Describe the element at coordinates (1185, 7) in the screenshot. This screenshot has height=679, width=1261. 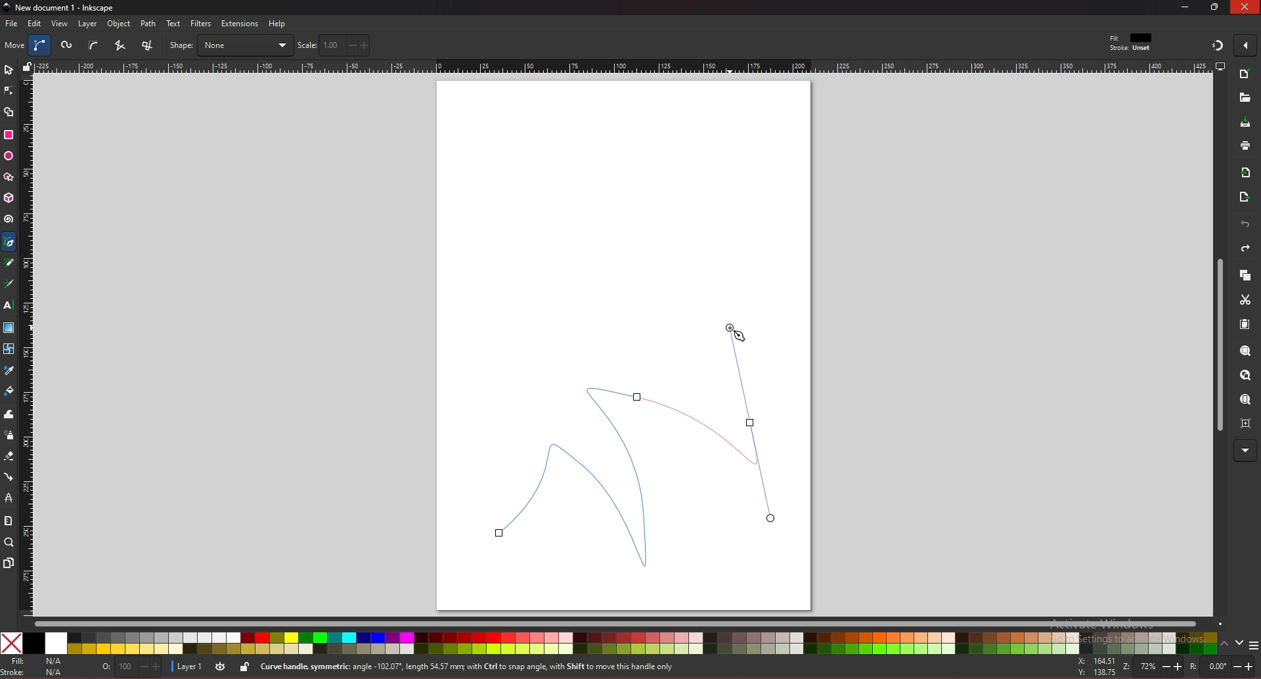
I see `minimize` at that location.